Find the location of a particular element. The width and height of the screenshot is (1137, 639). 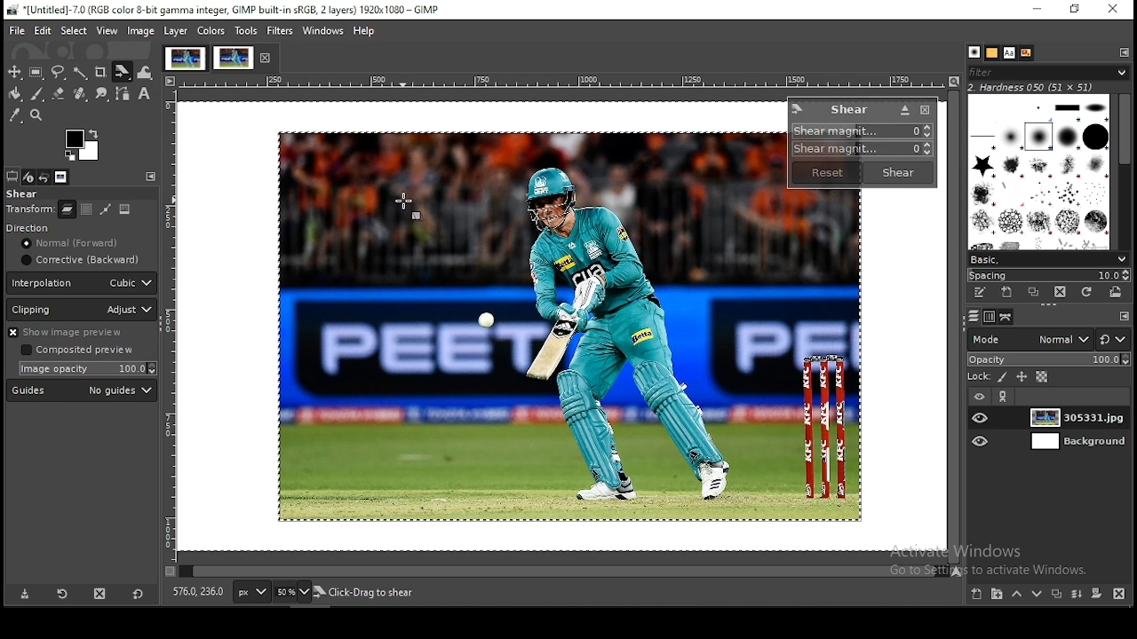

view is located at coordinates (107, 31).